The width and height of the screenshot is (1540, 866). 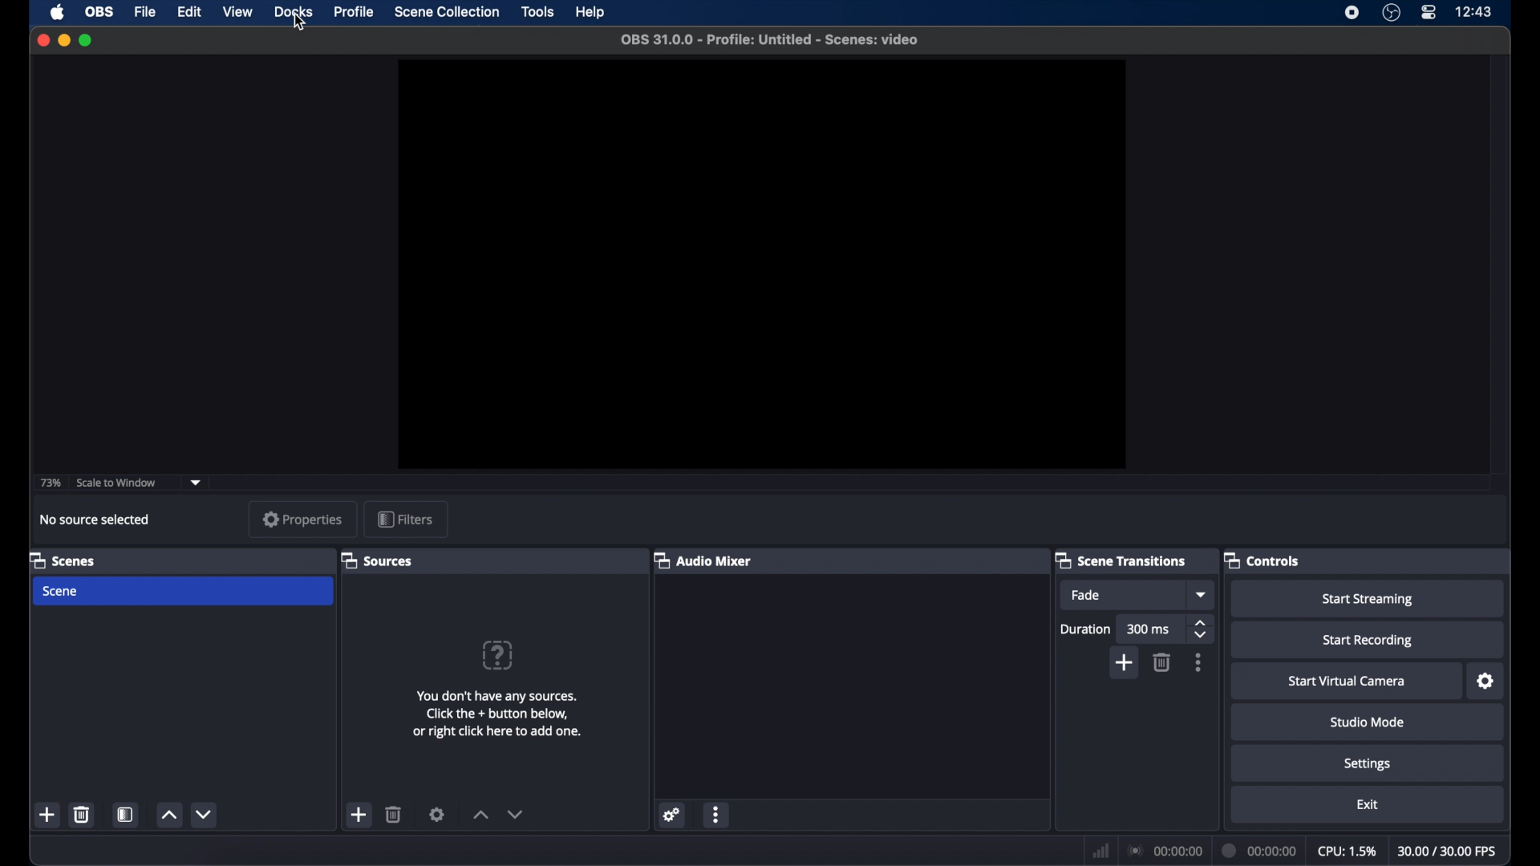 What do you see at coordinates (447, 12) in the screenshot?
I see `scene collection` at bounding box center [447, 12].